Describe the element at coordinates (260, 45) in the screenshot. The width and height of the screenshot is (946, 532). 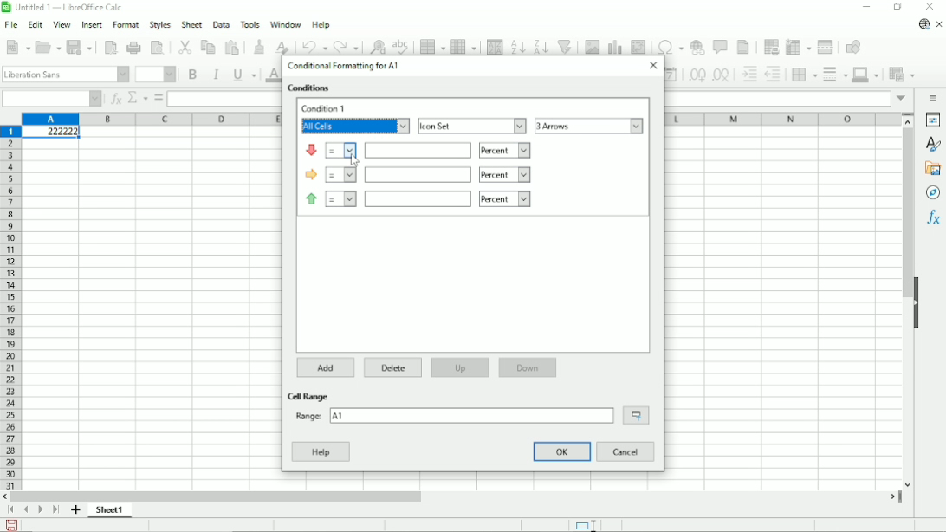
I see `Clone formatting` at that location.